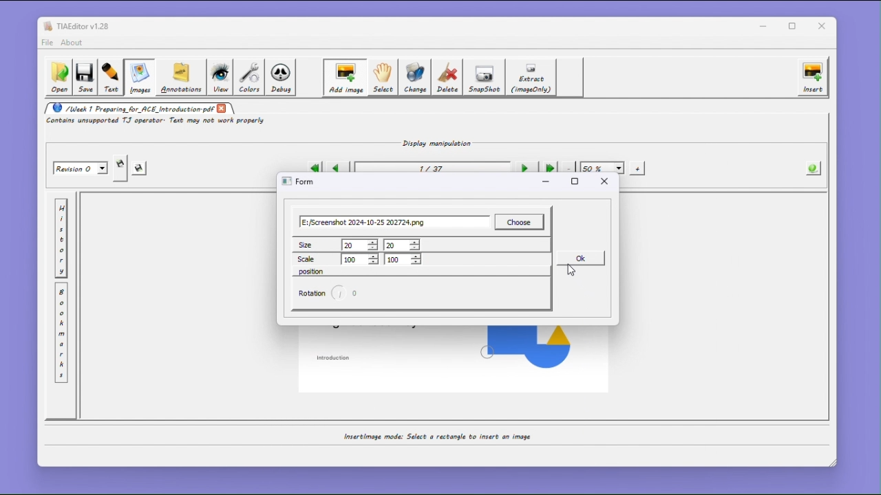 Image resolution: width=881 pixels, height=495 pixels. What do you see at coordinates (337, 168) in the screenshot?
I see `Previous page` at bounding box center [337, 168].